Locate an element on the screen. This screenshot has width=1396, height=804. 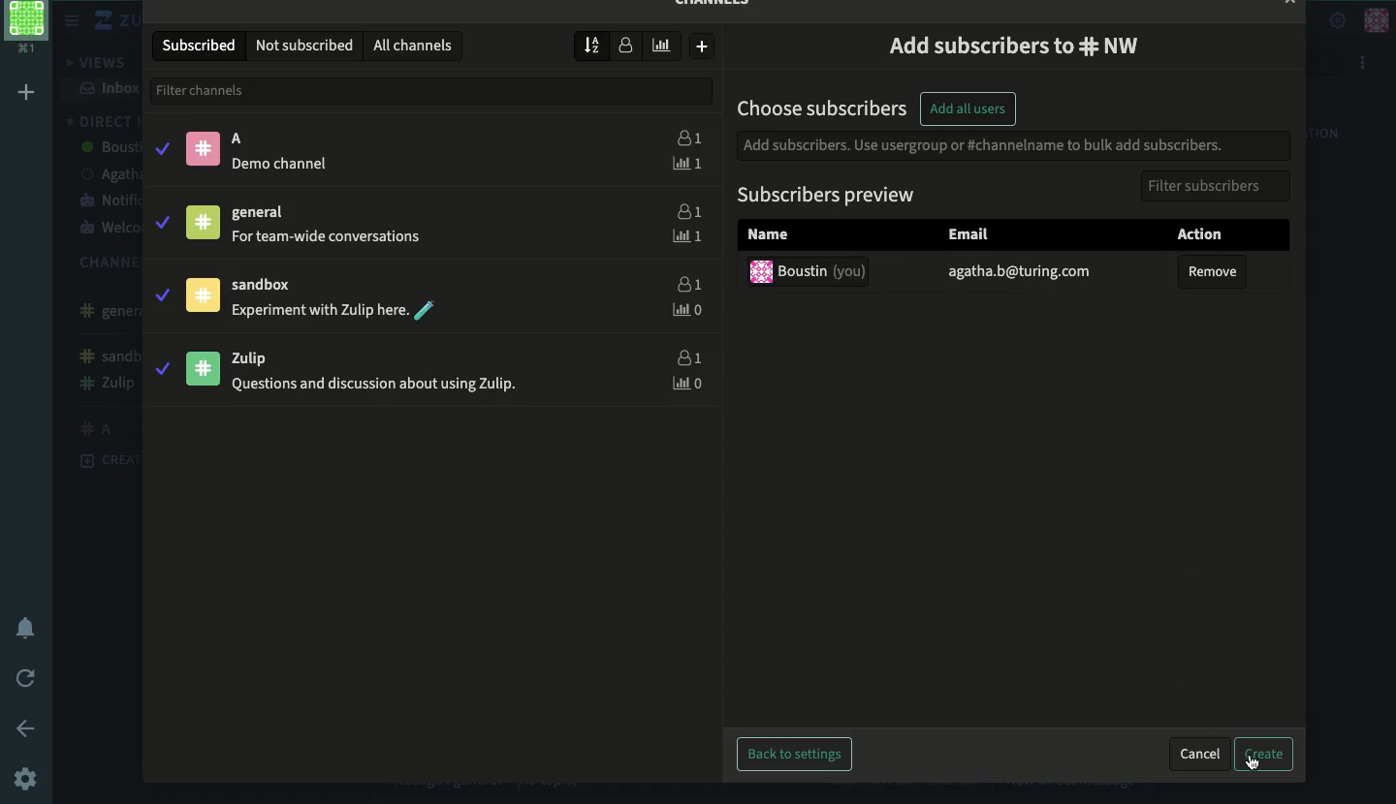
choose subscribers is located at coordinates (822, 106).